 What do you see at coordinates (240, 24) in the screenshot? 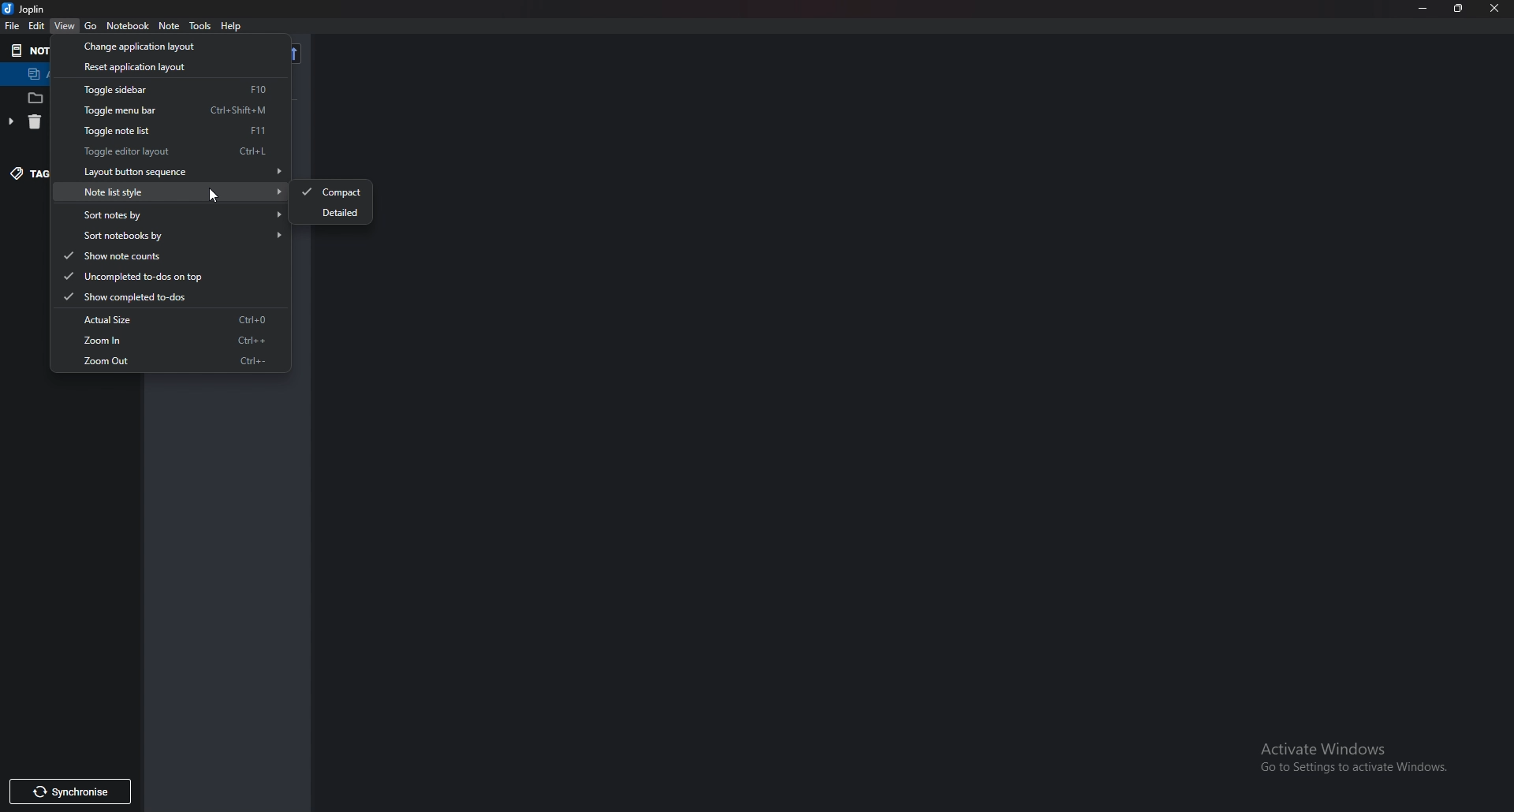
I see `help` at bounding box center [240, 24].